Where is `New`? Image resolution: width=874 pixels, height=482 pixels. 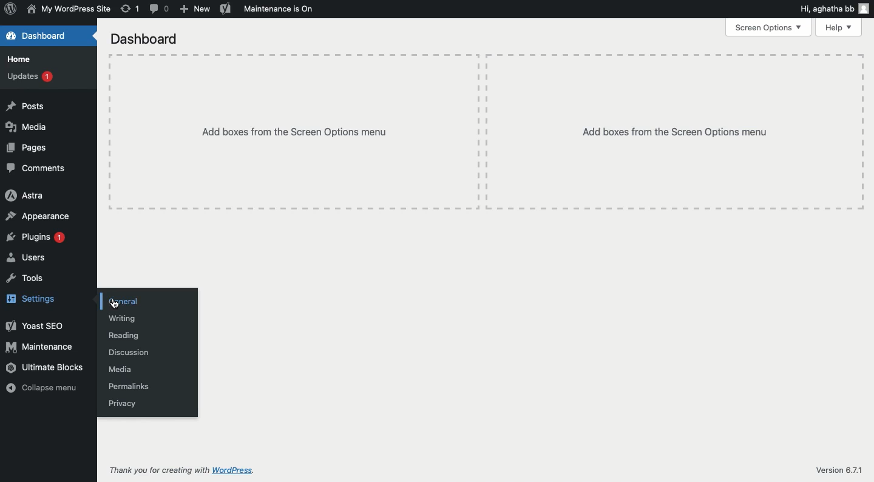
New is located at coordinates (194, 9).